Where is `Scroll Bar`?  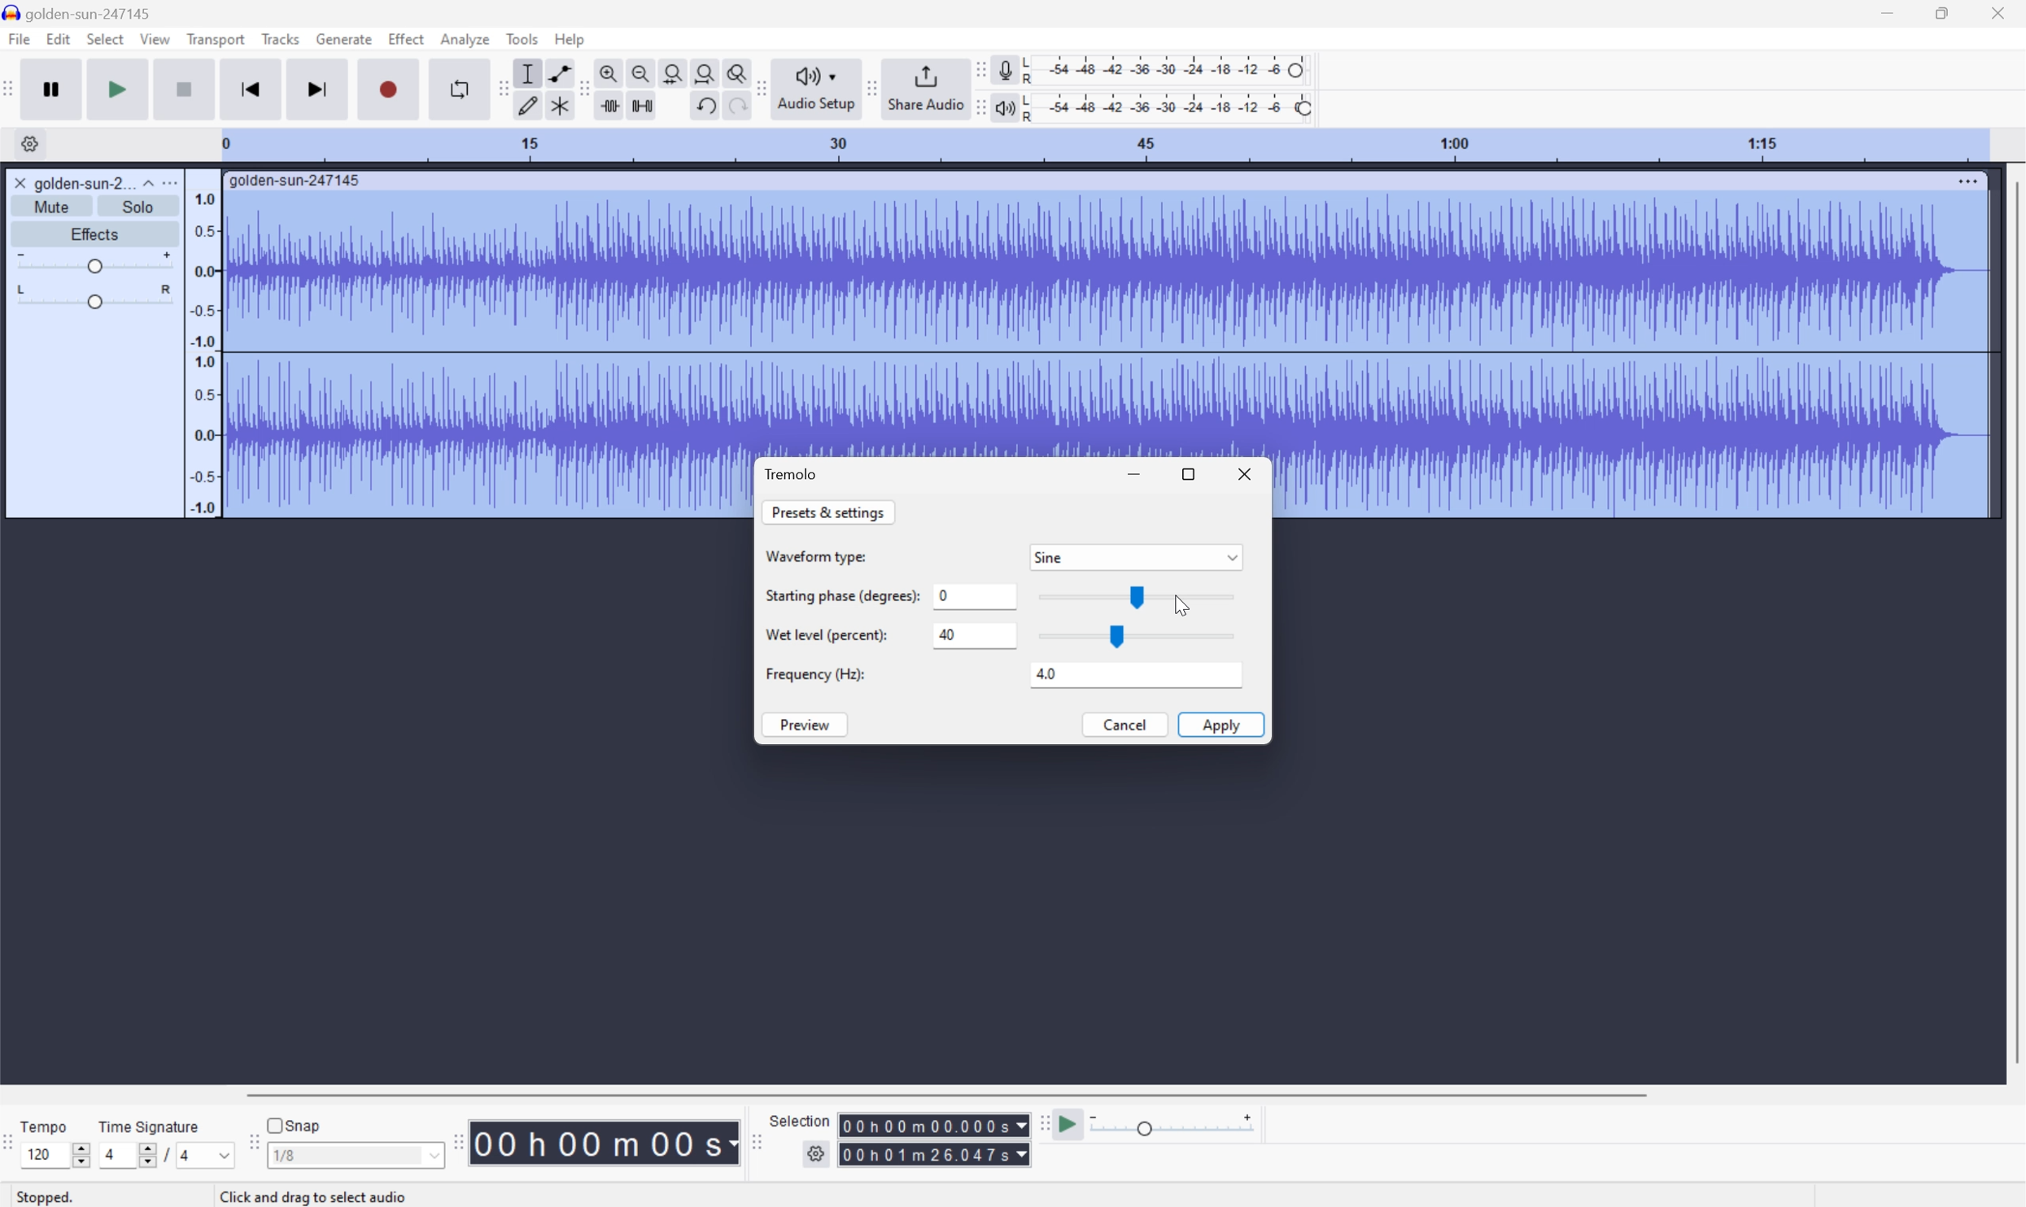
Scroll Bar is located at coordinates (2013, 621).